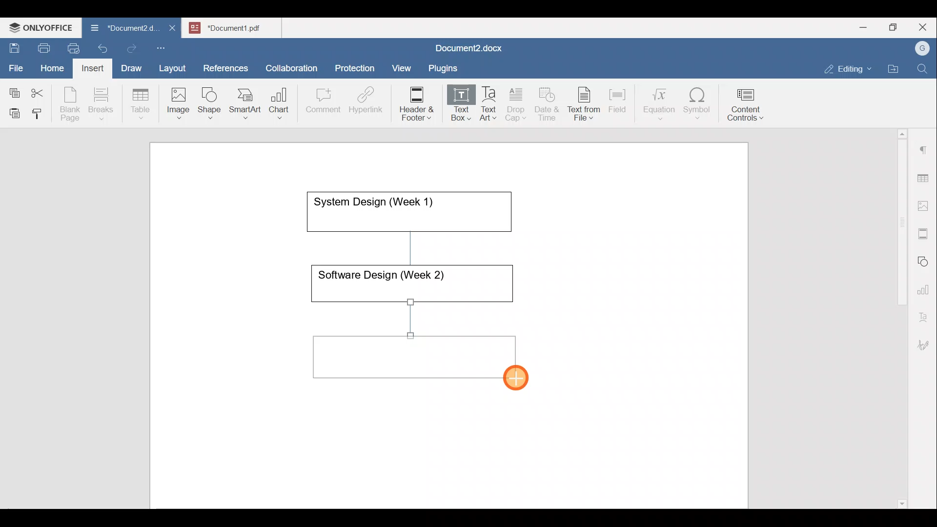 The image size is (937, 527). Describe the element at coordinates (71, 104) in the screenshot. I see `Blank page` at that location.